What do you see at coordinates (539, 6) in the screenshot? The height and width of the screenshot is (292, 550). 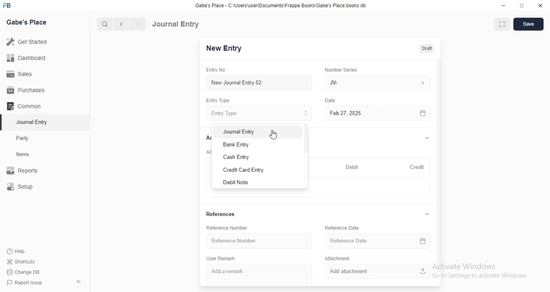 I see `Close` at bounding box center [539, 6].